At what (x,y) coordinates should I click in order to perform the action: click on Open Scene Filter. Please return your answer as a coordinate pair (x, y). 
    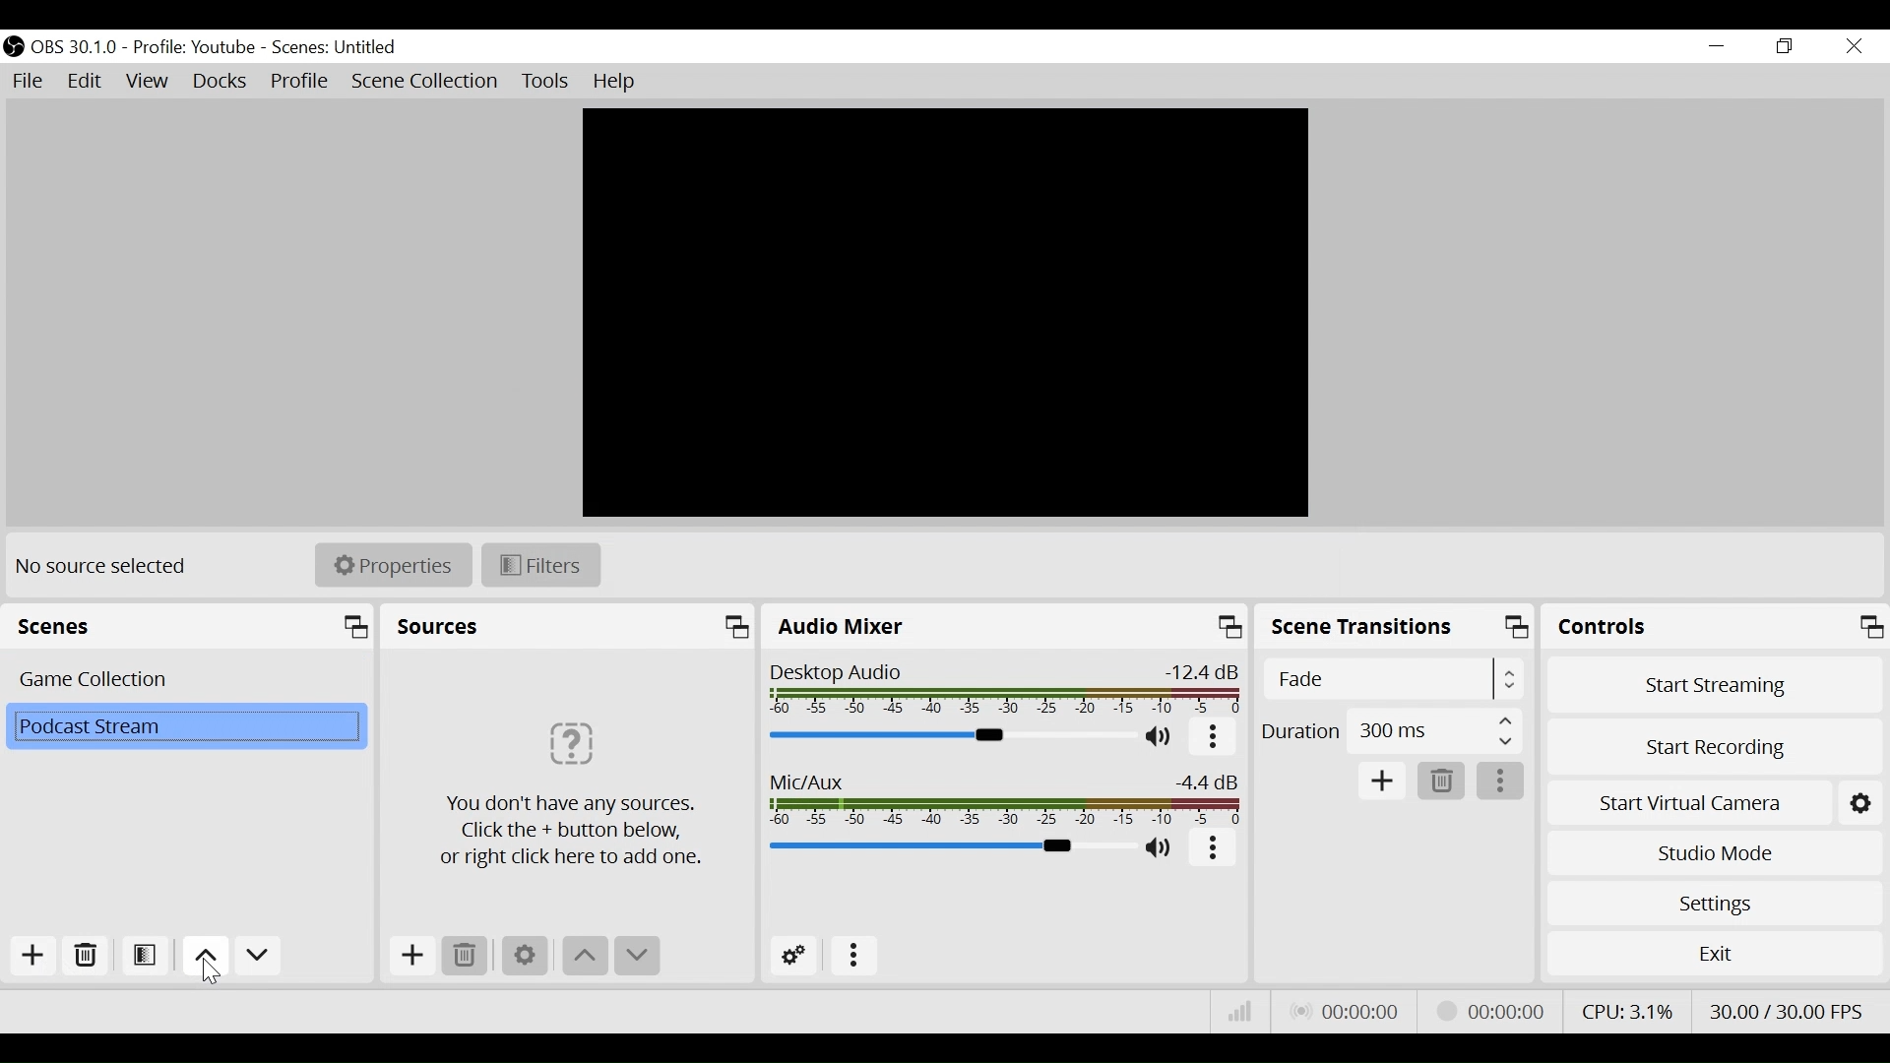
    Looking at the image, I should click on (147, 958).